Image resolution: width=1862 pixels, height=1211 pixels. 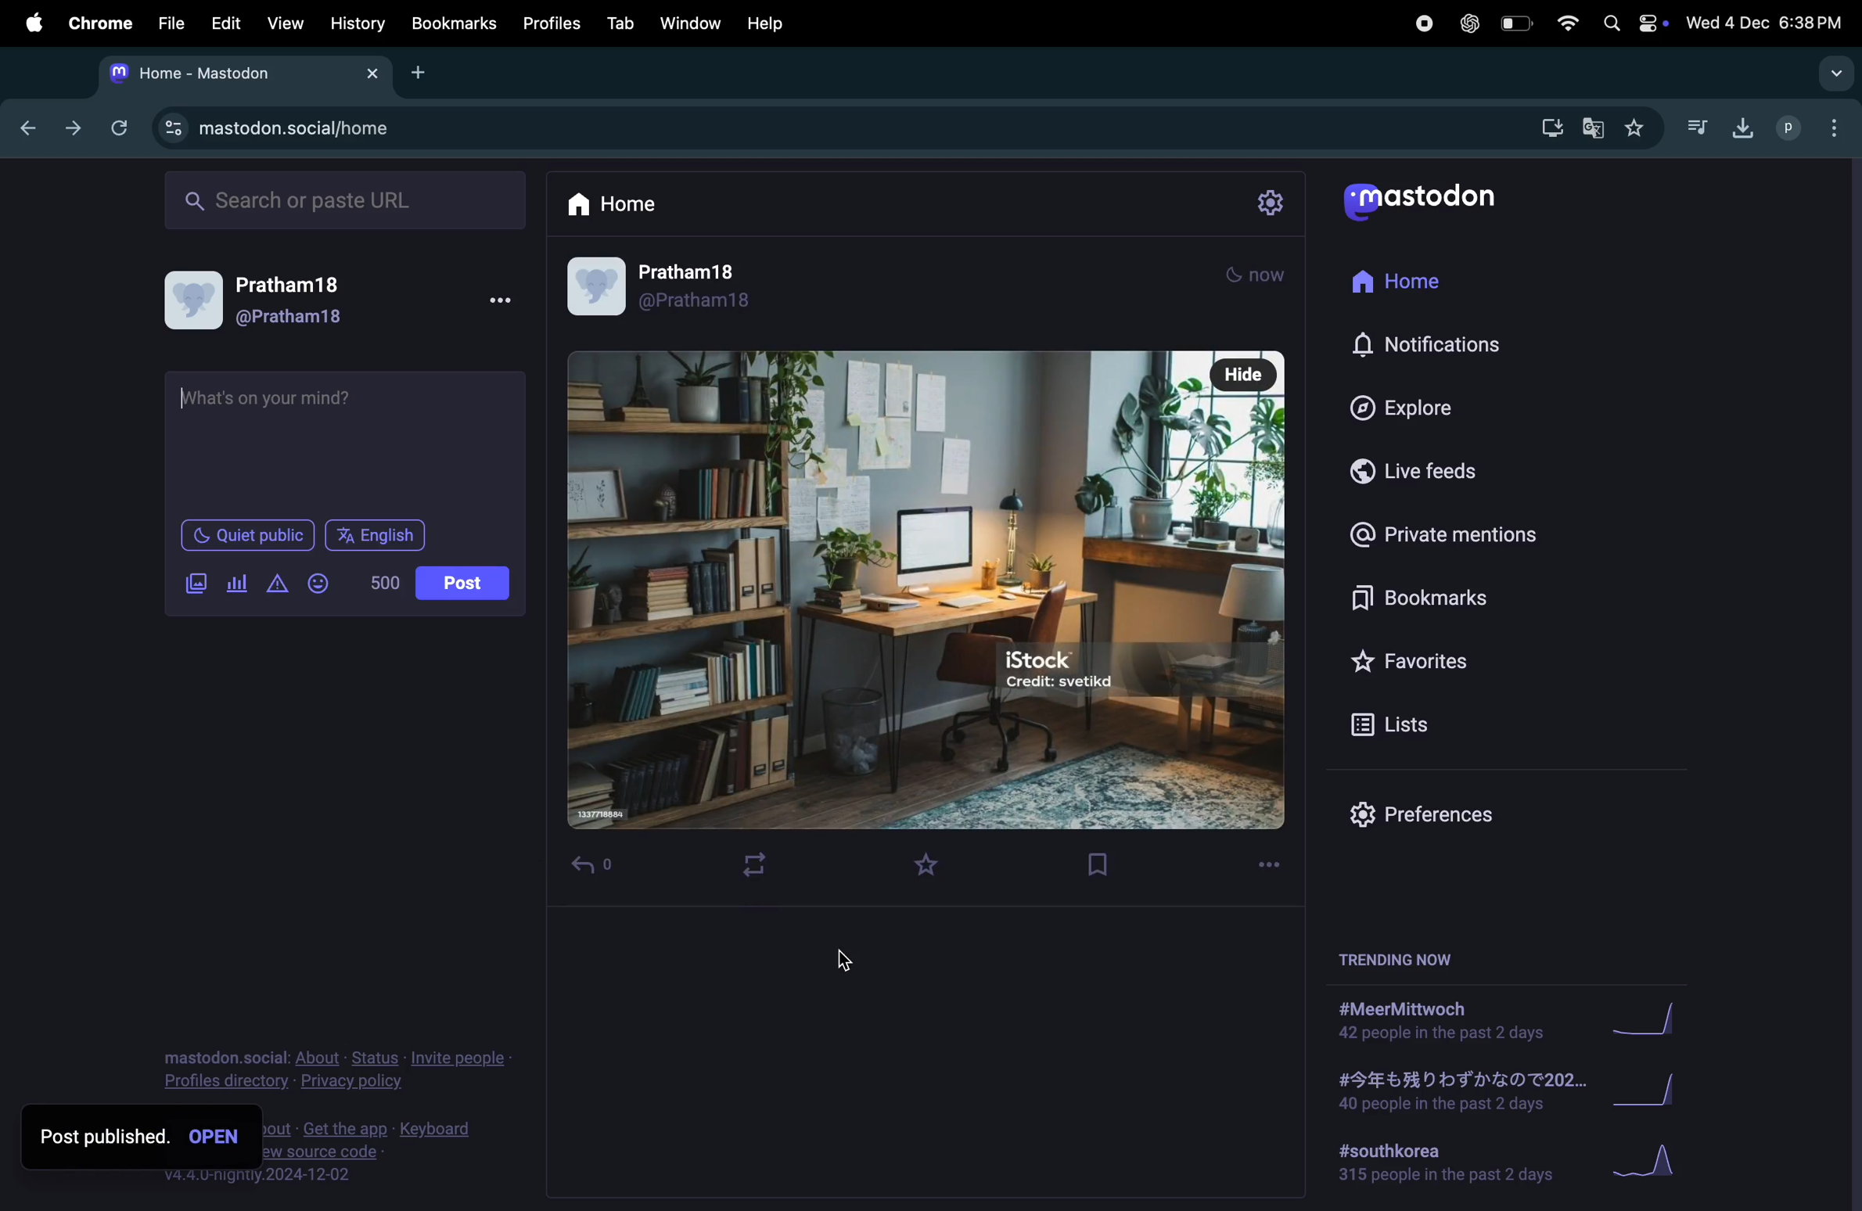 What do you see at coordinates (315, 584) in the screenshot?
I see `Emoji` at bounding box center [315, 584].